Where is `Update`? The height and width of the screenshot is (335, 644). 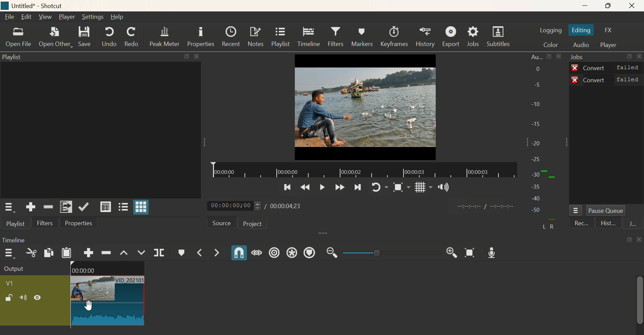 Update is located at coordinates (85, 207).